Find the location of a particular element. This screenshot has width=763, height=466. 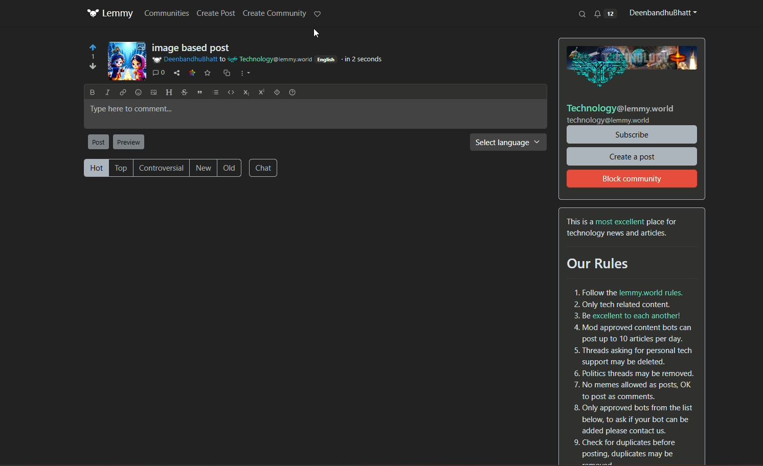

image based post is located at coordinates (194, 48).